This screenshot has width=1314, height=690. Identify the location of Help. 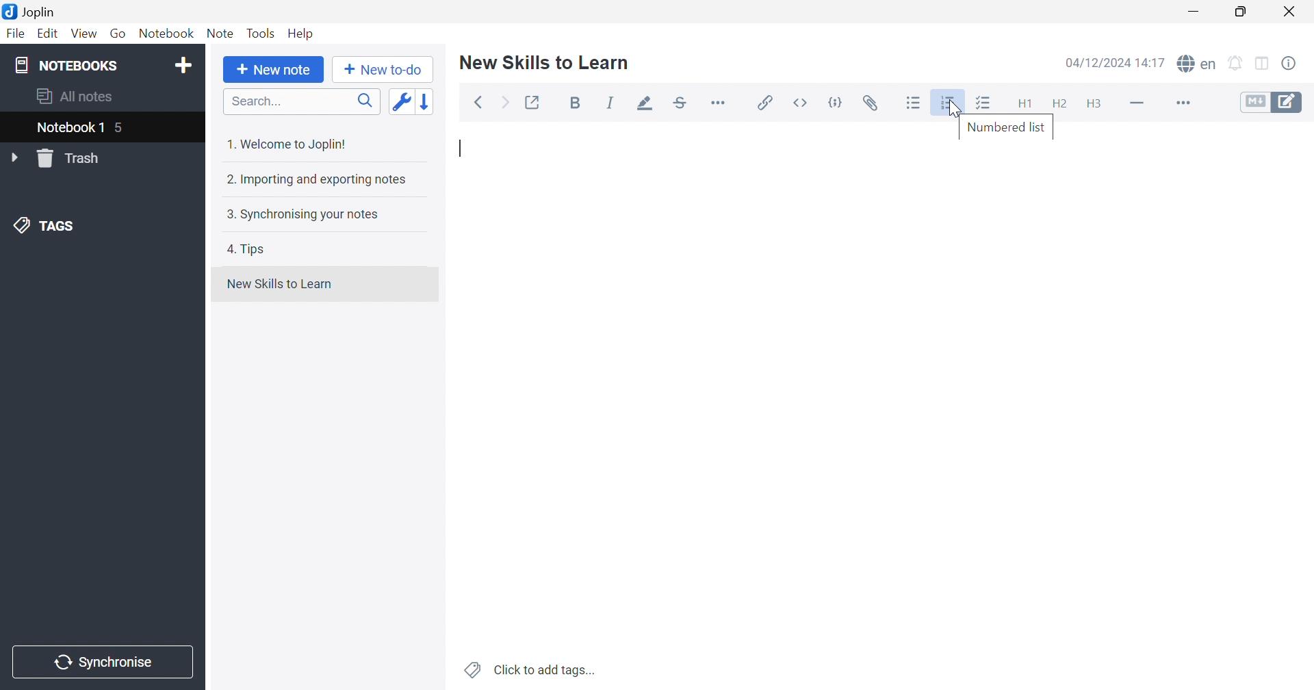
(302, 34).